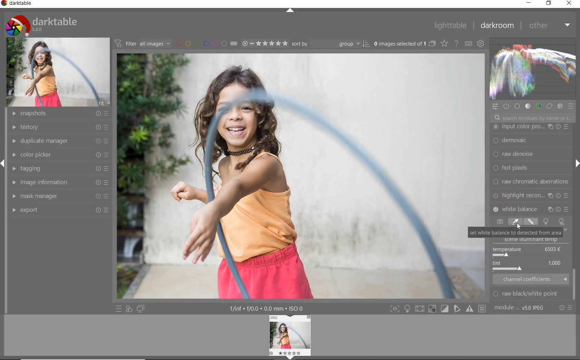 The height and width of the screenshot is (360, 580). What do you see at coordinates (528, 251) in the screenshot?
I see `TEMPERATURE` at bounding box center [528, 251].